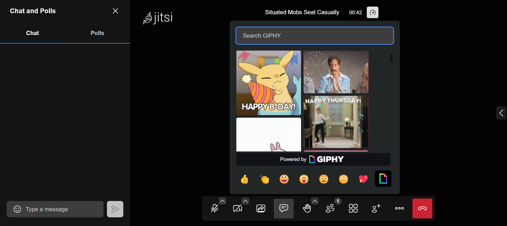 The height and width of the screenshot is (226, 507). What do you see at coordinates (261, 208) in the screenshot?
I see `share screen` at bounding box center [261, 208].